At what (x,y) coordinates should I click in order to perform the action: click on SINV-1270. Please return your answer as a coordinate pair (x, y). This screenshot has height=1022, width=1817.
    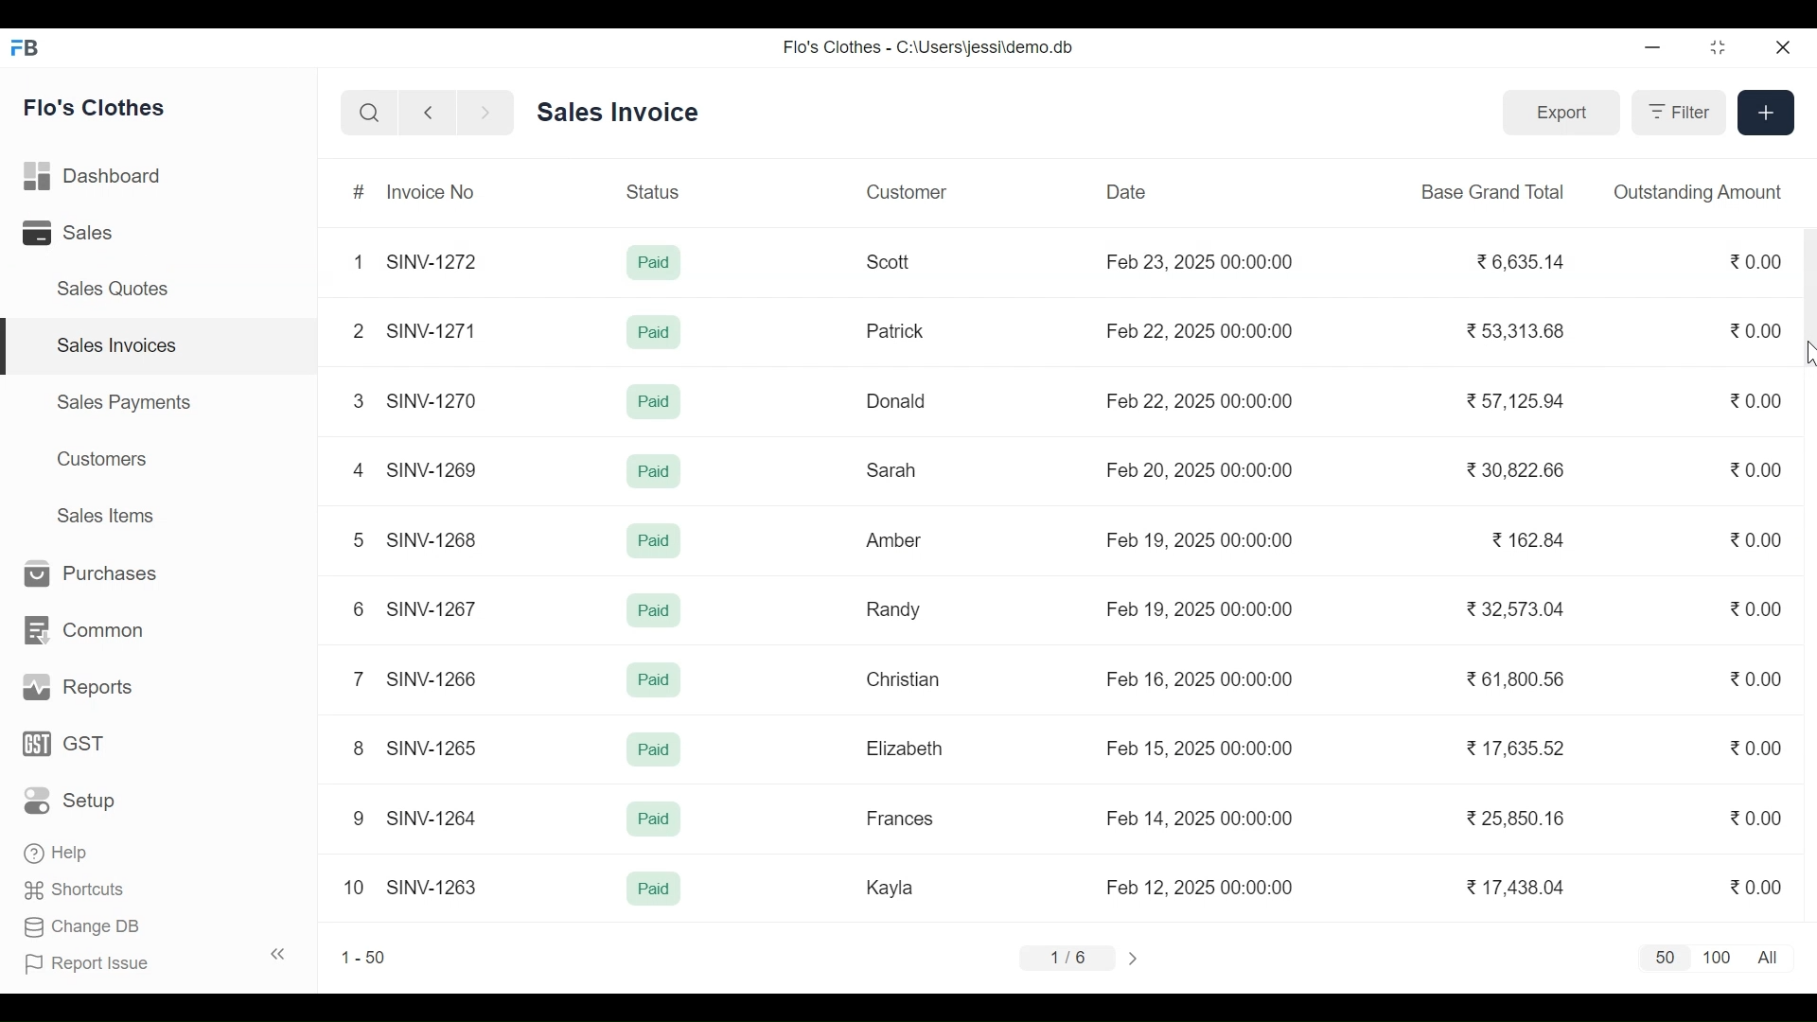
    Looking at the image, I should click on (435, 400).